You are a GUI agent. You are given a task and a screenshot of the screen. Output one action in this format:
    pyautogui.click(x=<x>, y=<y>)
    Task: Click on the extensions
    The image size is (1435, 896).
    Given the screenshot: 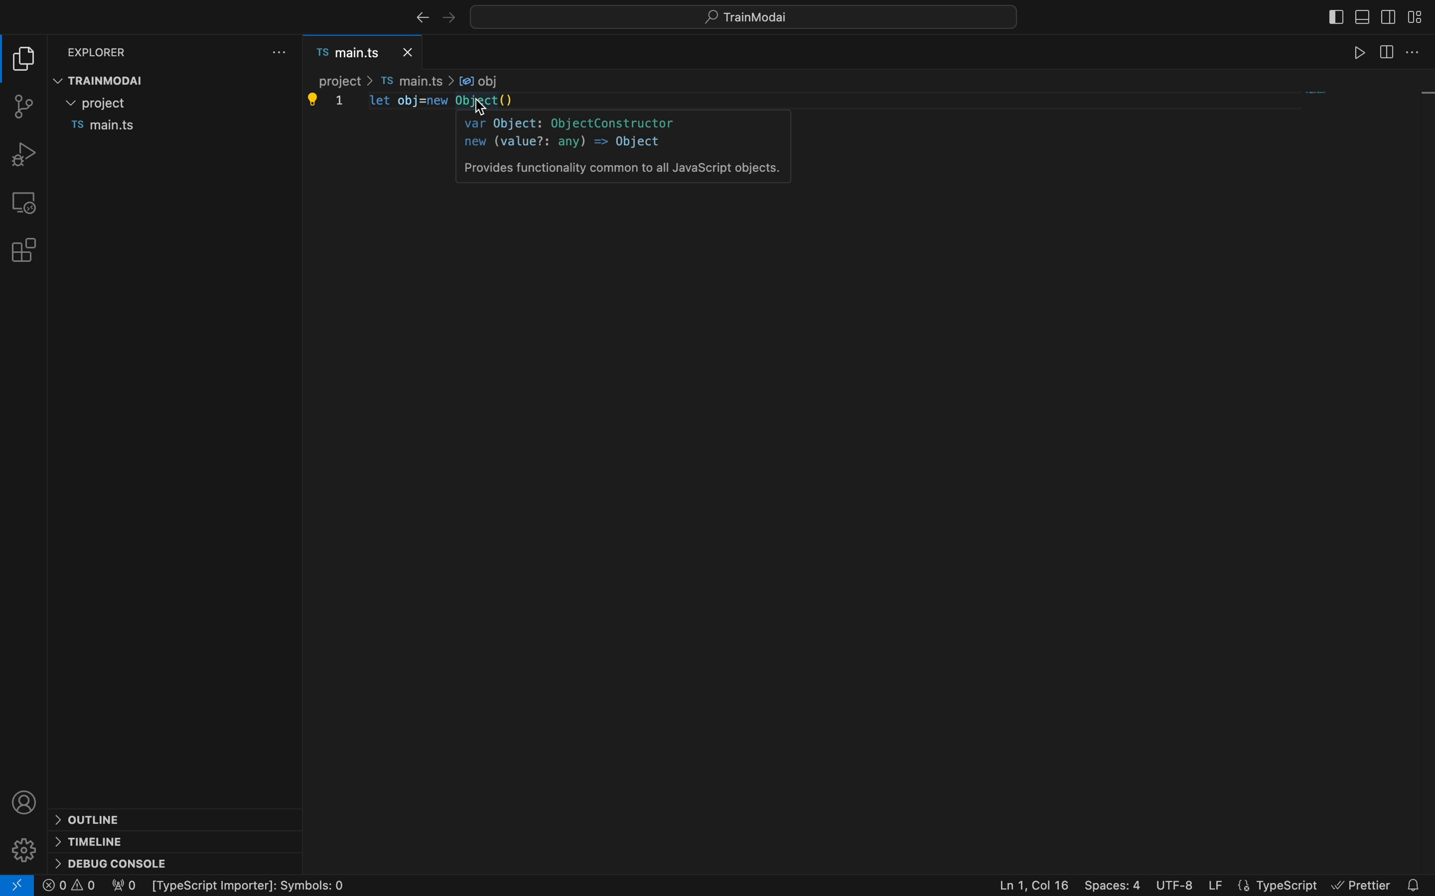 What is the action you would take?
    pyautogui.click(x=23, y=251)
    